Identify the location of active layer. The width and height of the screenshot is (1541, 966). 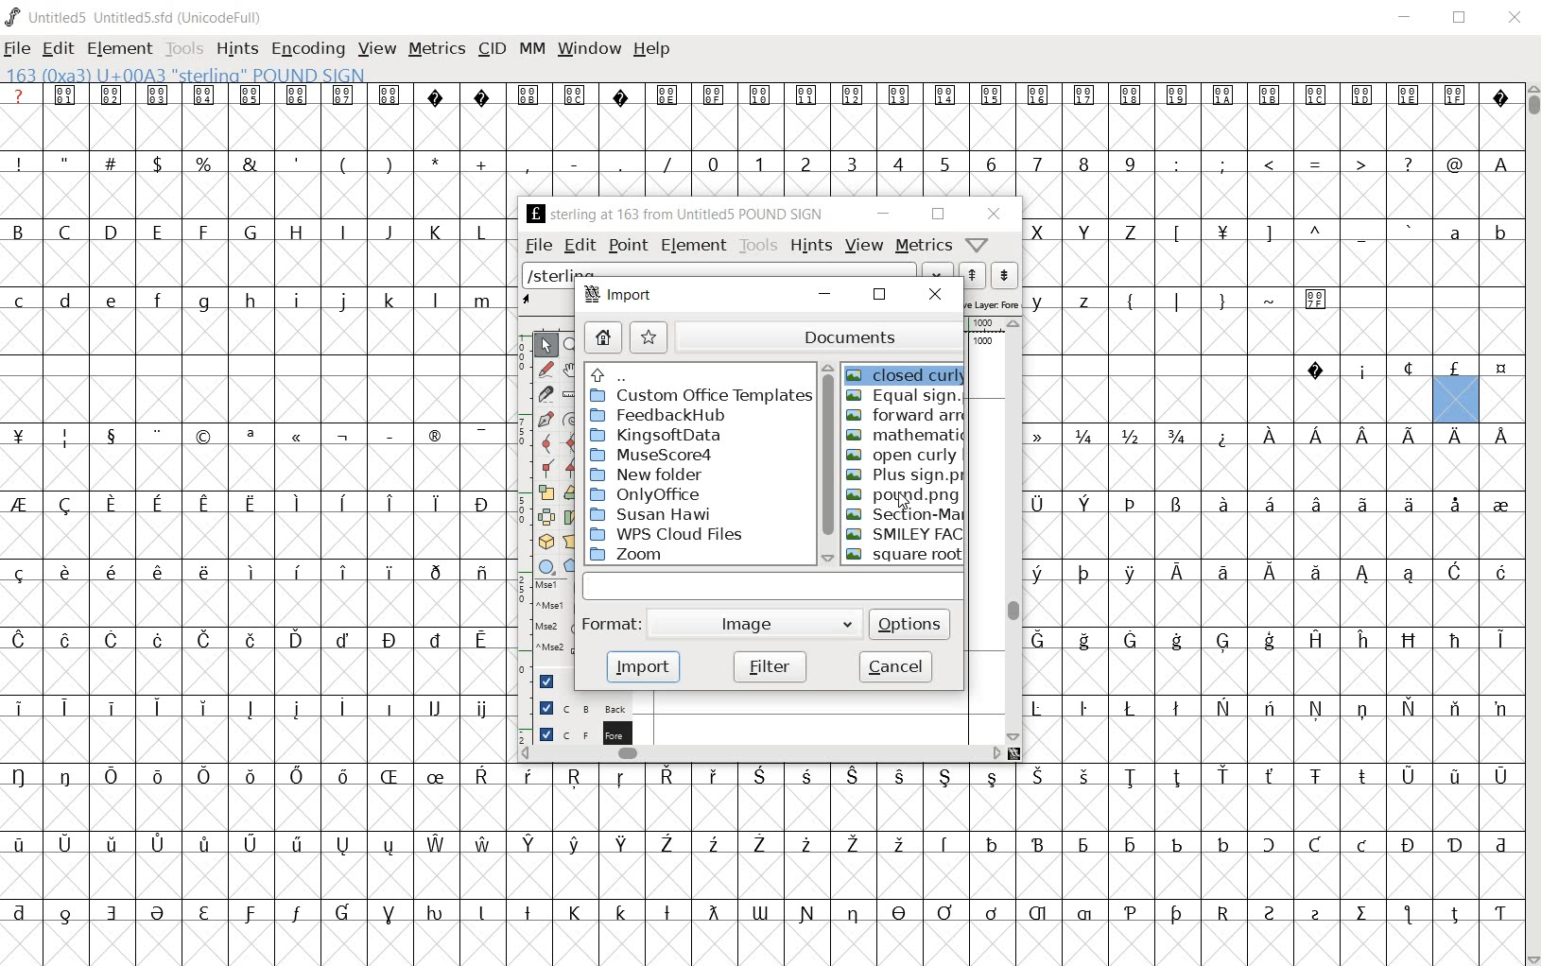
(545, 301).